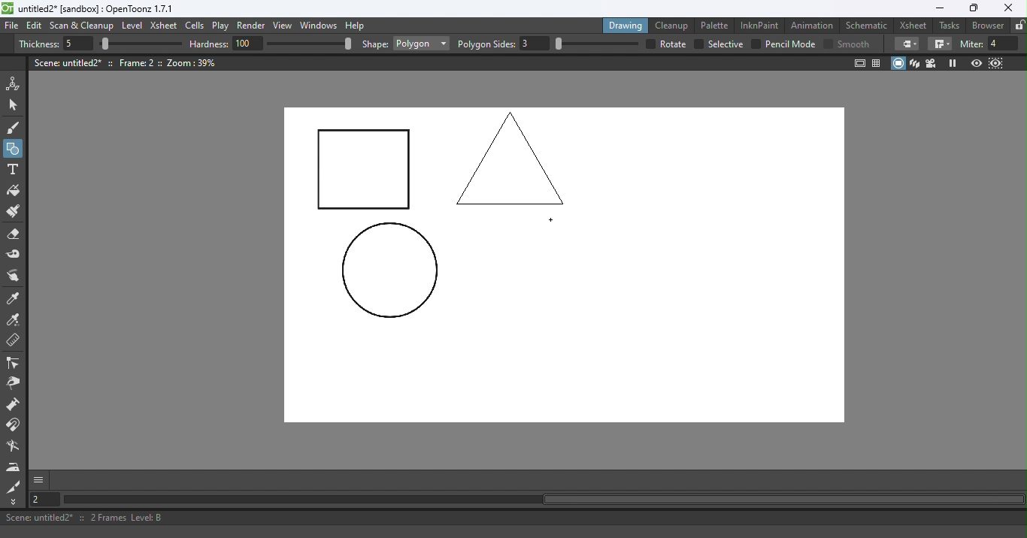  What do you see at coordinates (43, 499) in the screenshot?
I see `Set the current frame` at bounding box center [43, 499].